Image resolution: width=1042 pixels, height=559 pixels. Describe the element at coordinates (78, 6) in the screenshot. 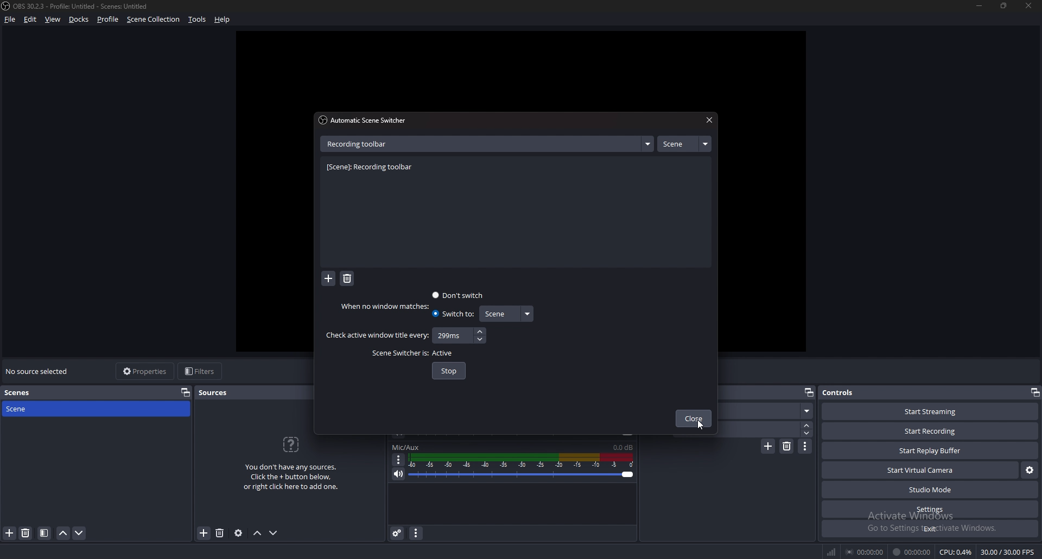

I see `title` at that location.